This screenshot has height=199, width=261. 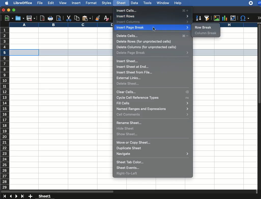 What do you see at coordinates (153, 154) in the screenshot?
I see `navigate` at bounding box center [153, 154].